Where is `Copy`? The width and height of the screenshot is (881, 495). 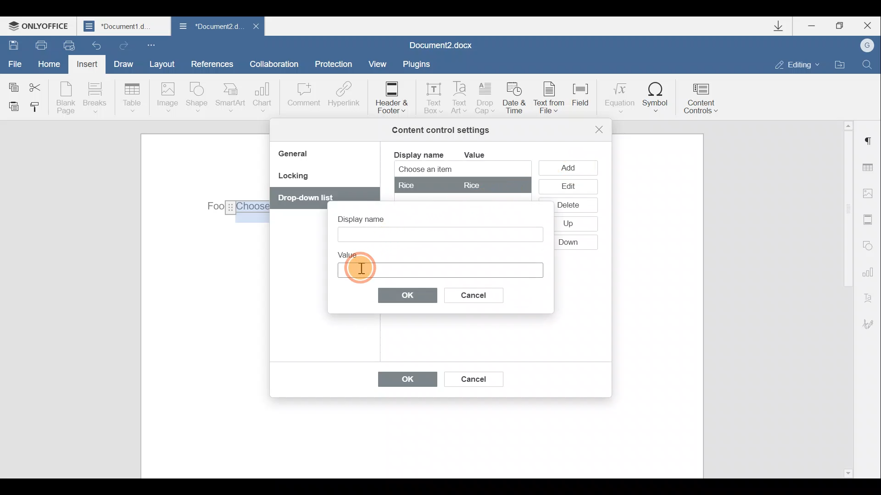 Copy is located at coordinates (13, 85).